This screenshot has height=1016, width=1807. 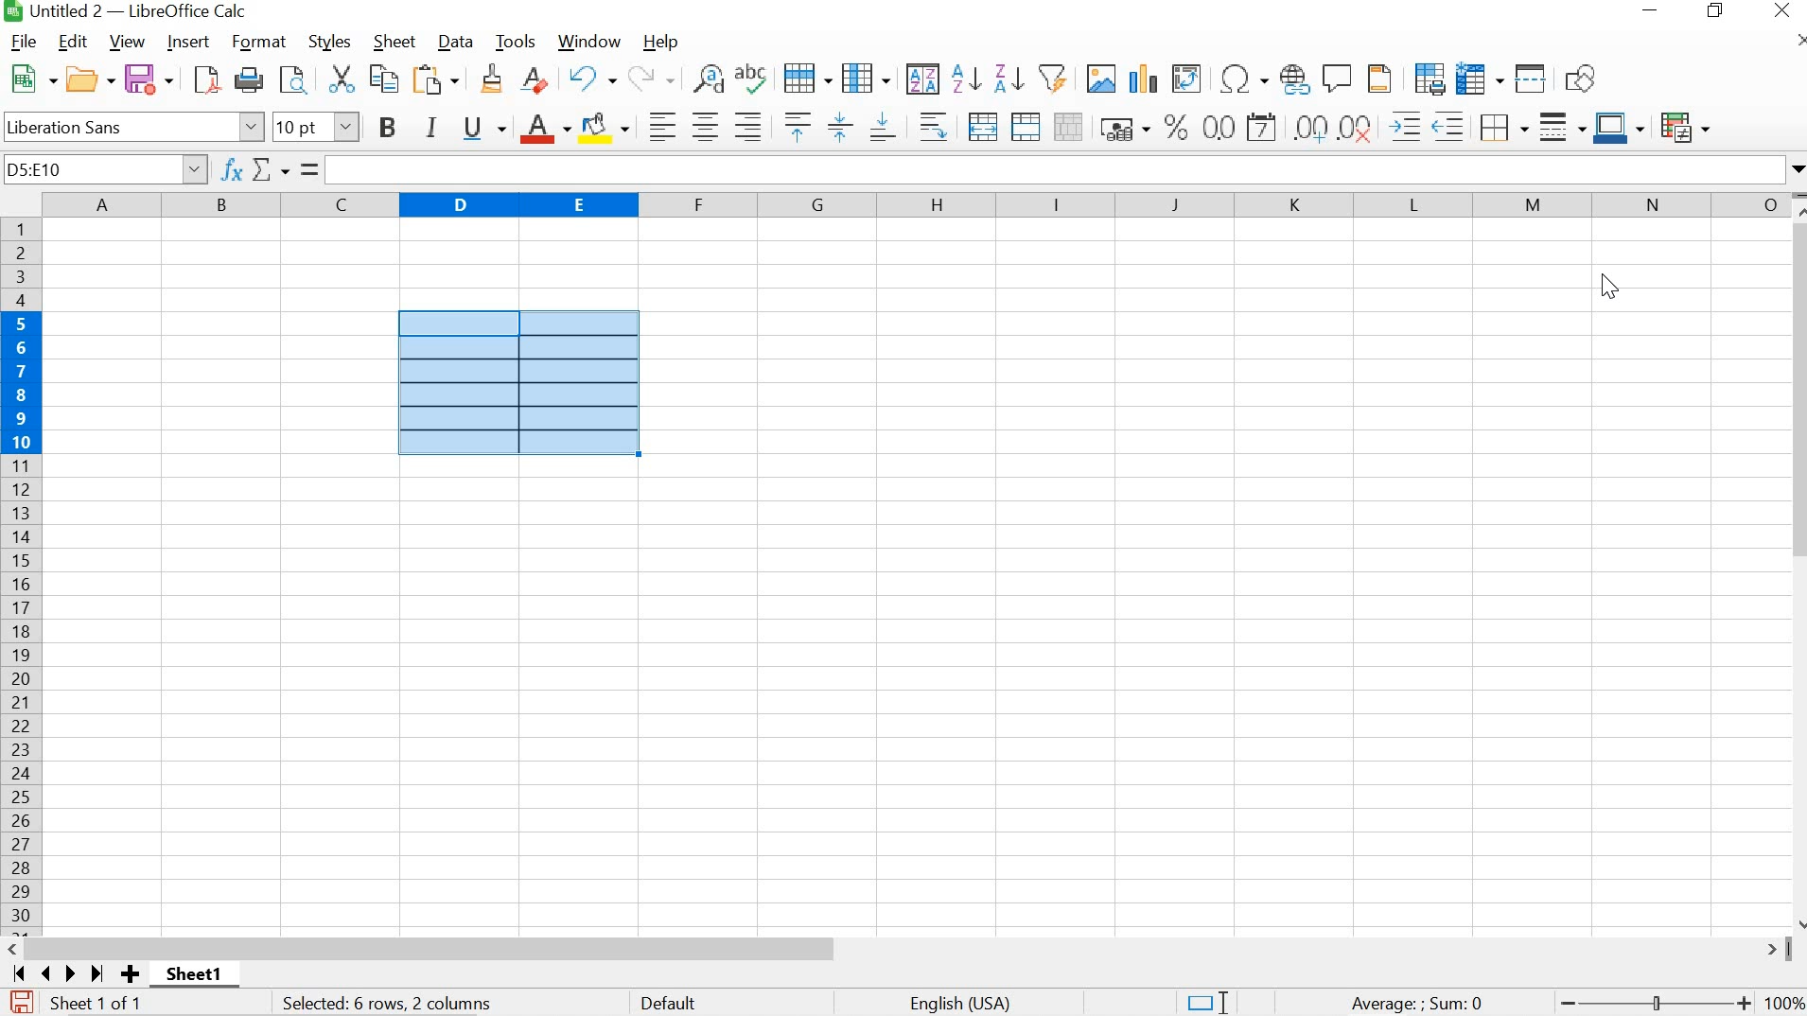 I want to click on FORMAT, so click(x=256, y=42).